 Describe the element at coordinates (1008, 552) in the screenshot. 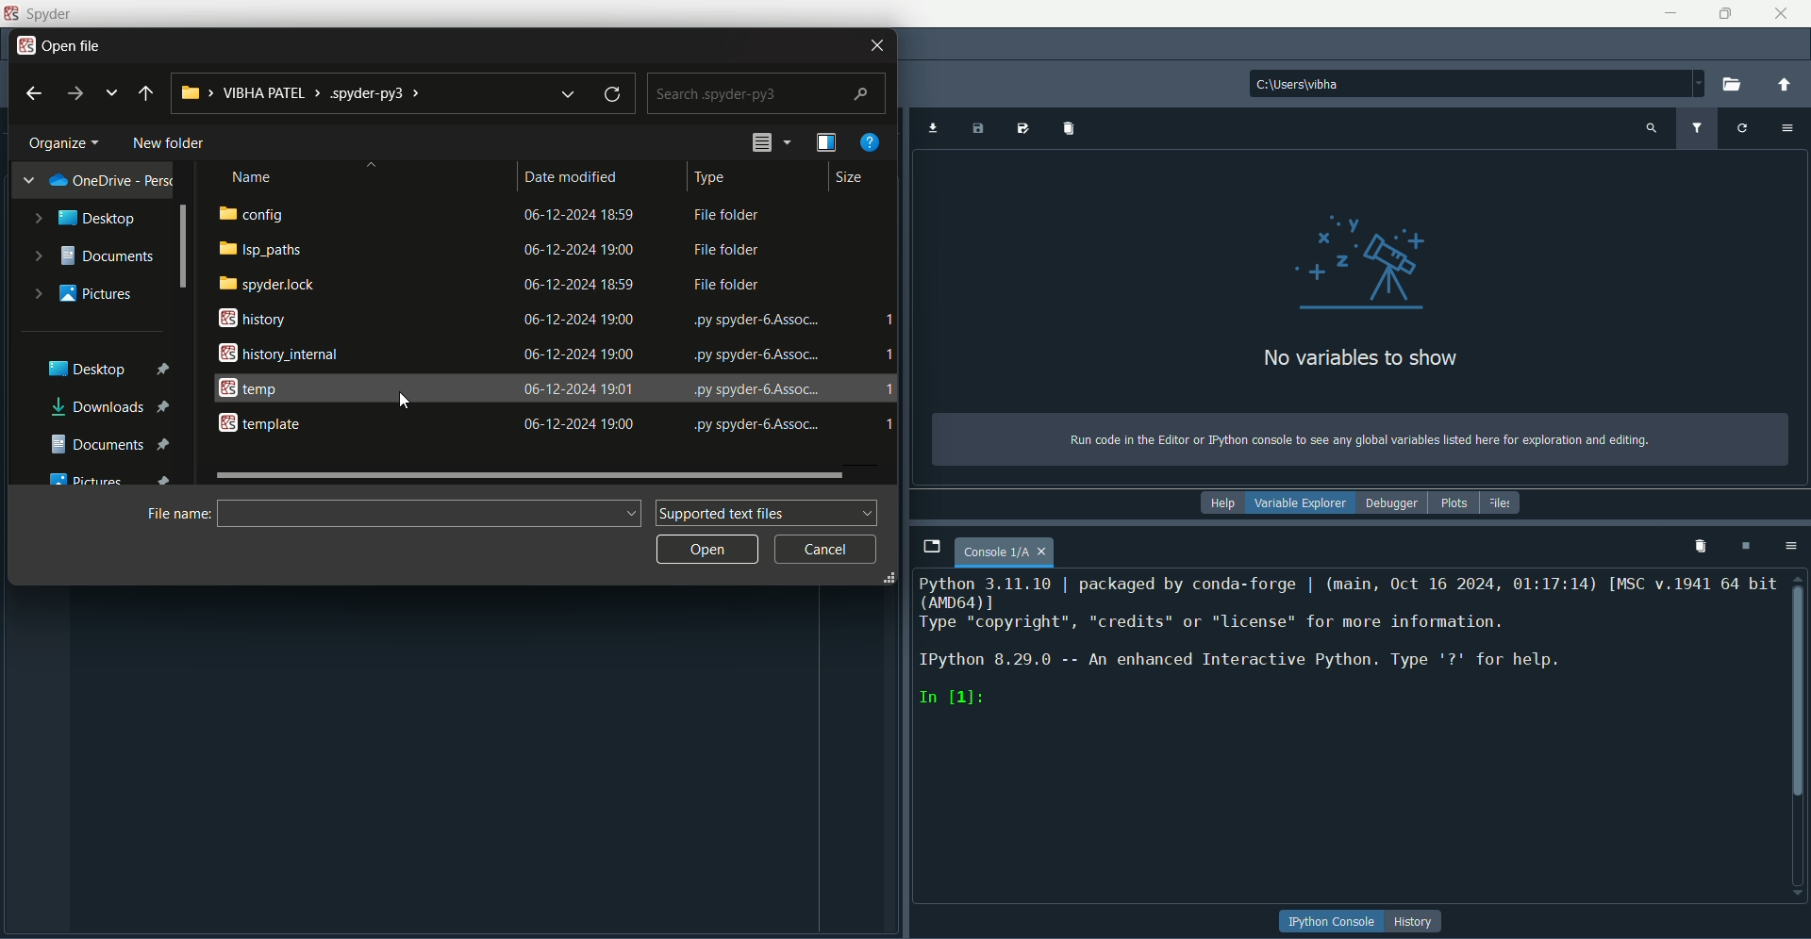

I see `page name` at that location.